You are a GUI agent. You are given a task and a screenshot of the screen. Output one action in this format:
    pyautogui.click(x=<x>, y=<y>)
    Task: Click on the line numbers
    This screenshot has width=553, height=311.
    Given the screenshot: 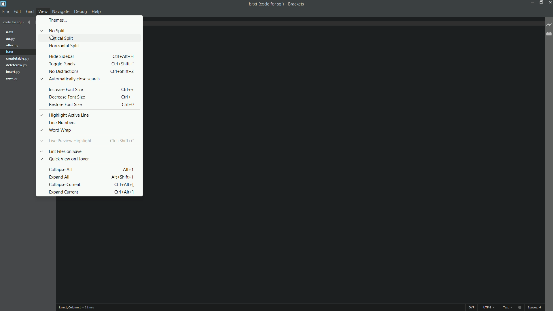 What is the action you would take?
    pyautogui.click(x=92, y=123)
    